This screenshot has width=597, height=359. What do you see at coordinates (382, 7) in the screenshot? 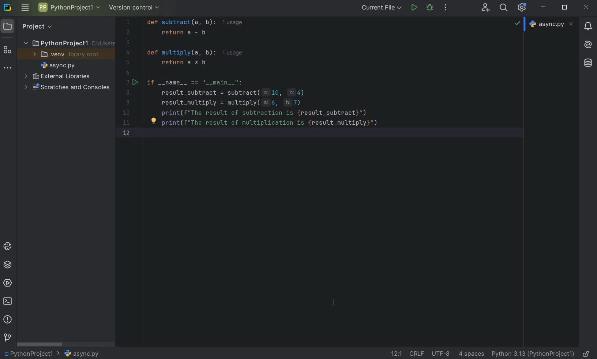
I see `CURRENT FILE` at bounding box center [382, 7].